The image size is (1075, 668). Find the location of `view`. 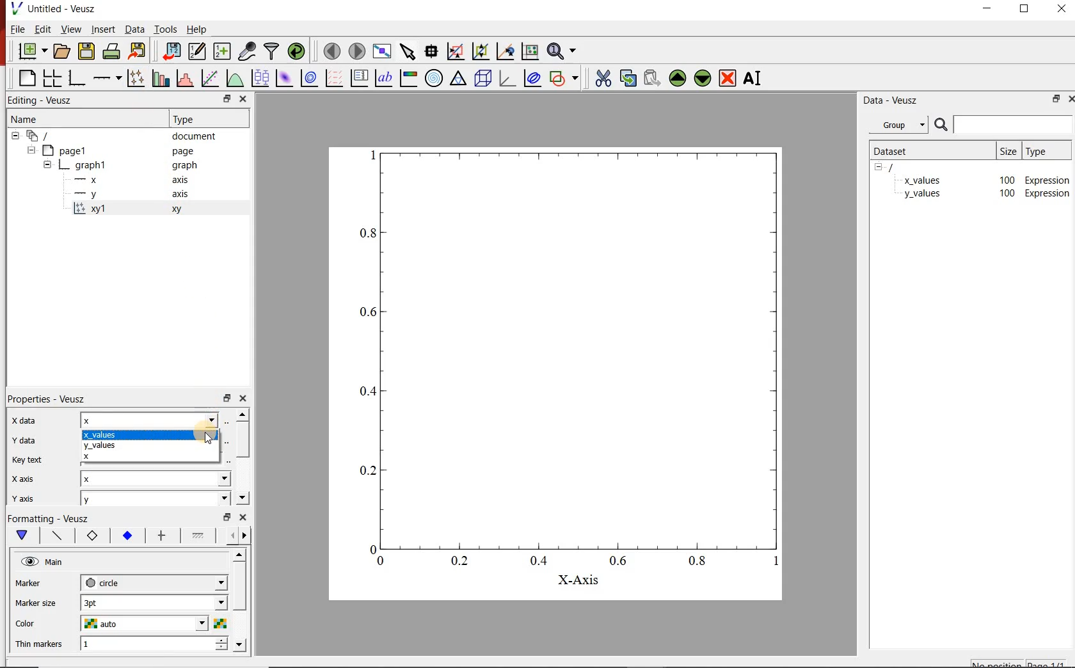

view is located at coordinates (72, 29).